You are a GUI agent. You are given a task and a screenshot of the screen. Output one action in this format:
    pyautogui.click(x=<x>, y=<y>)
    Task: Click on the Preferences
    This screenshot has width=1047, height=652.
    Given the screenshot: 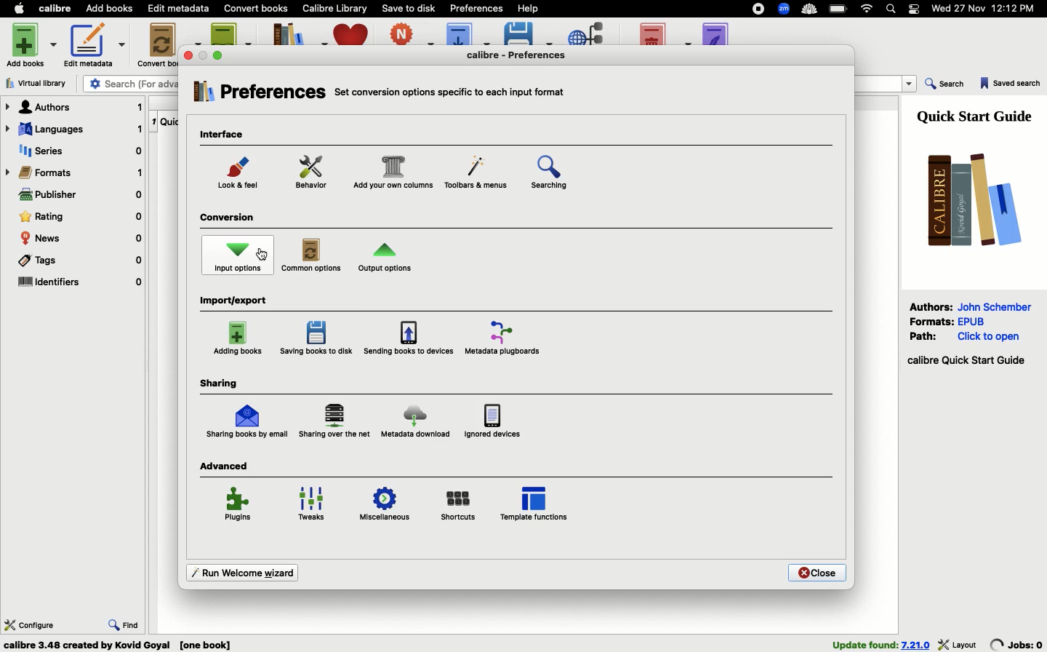 What is the action you would take?
    pyautogui.click(x=526, y=55)
    